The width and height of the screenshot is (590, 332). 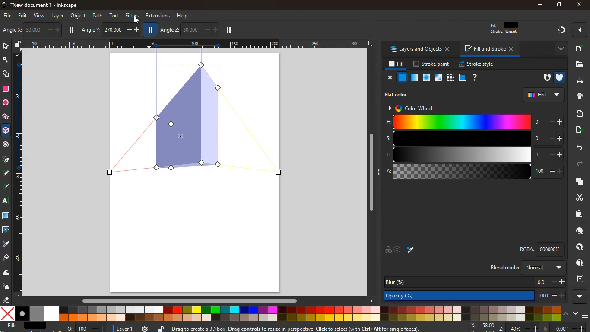 I want to click on a, so click(x=474, y=172).